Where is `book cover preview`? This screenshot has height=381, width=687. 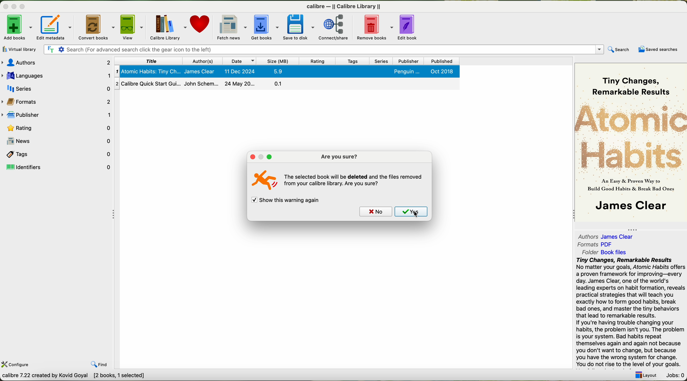 book cover preview is located at coordinates (631, 143).